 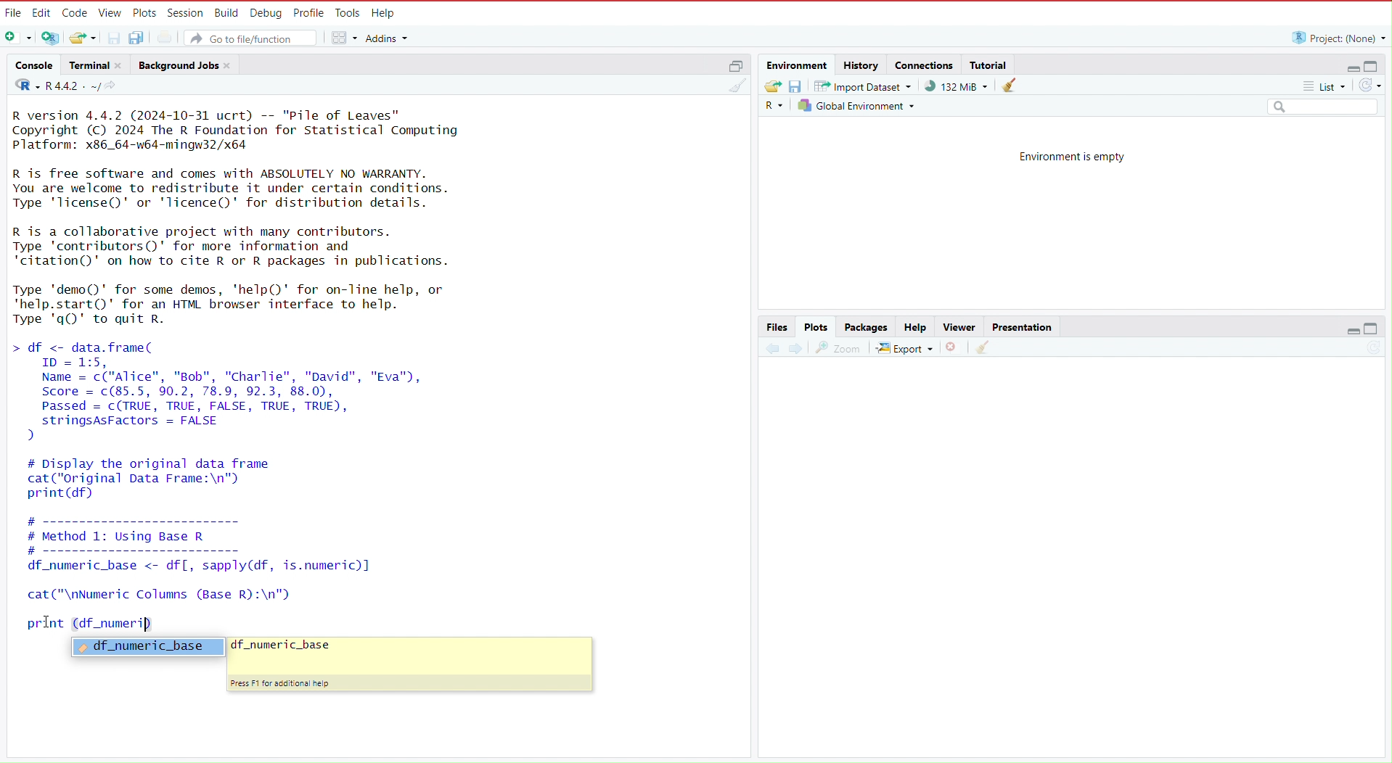 What do you see at coordinates (232, 65) in the screenshot?
I see `close` at bounding box center [232, 65].